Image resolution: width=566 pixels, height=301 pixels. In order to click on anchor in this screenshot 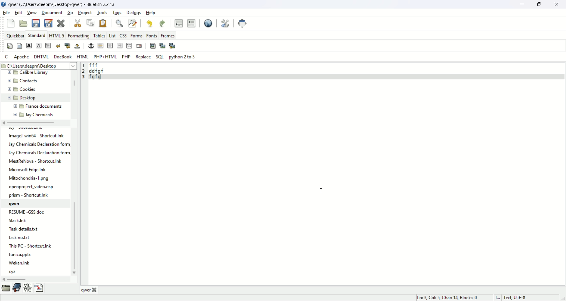, I will do `click(90, 46)`.